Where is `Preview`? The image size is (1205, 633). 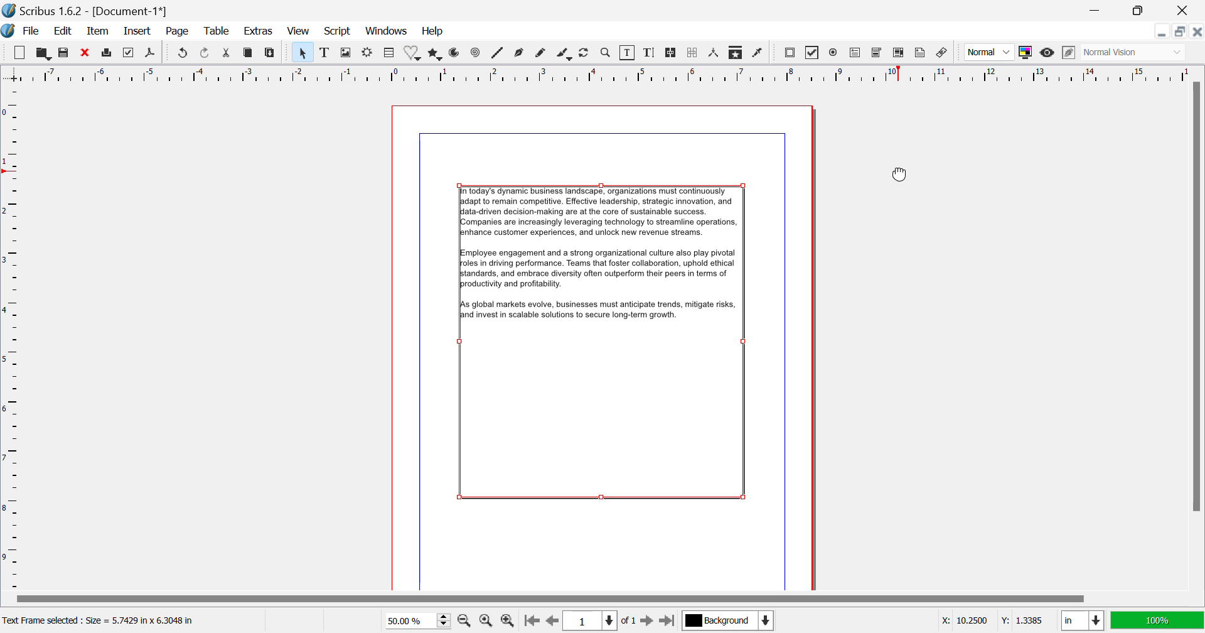
Preview is located at coordinates (1047, 53).